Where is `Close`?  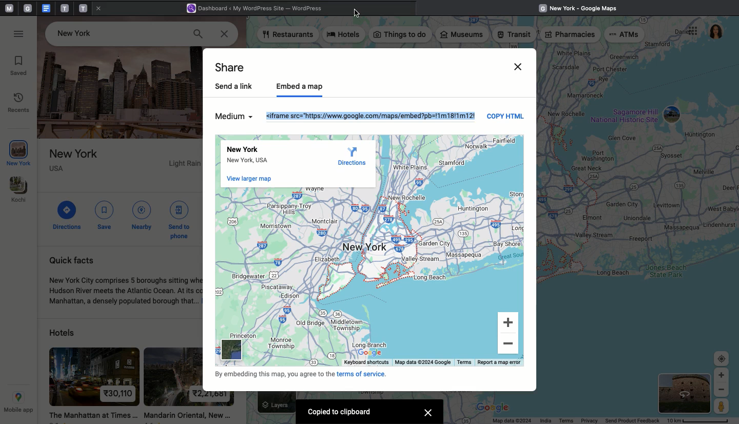 Close is located at coordinates (223, 34).